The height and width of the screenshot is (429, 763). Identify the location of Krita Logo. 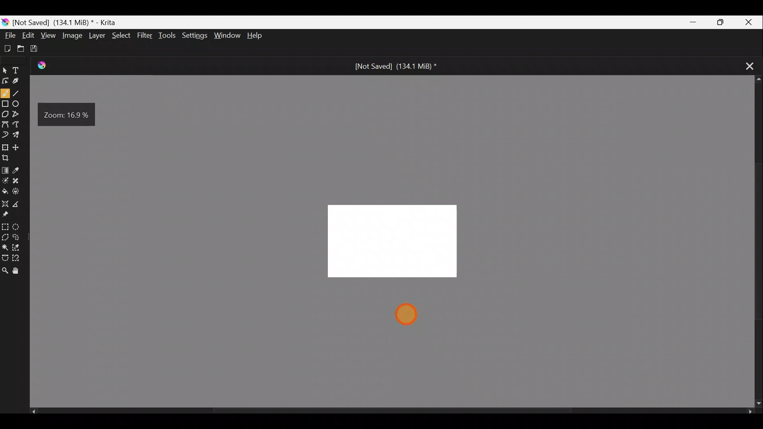
(6, 20).